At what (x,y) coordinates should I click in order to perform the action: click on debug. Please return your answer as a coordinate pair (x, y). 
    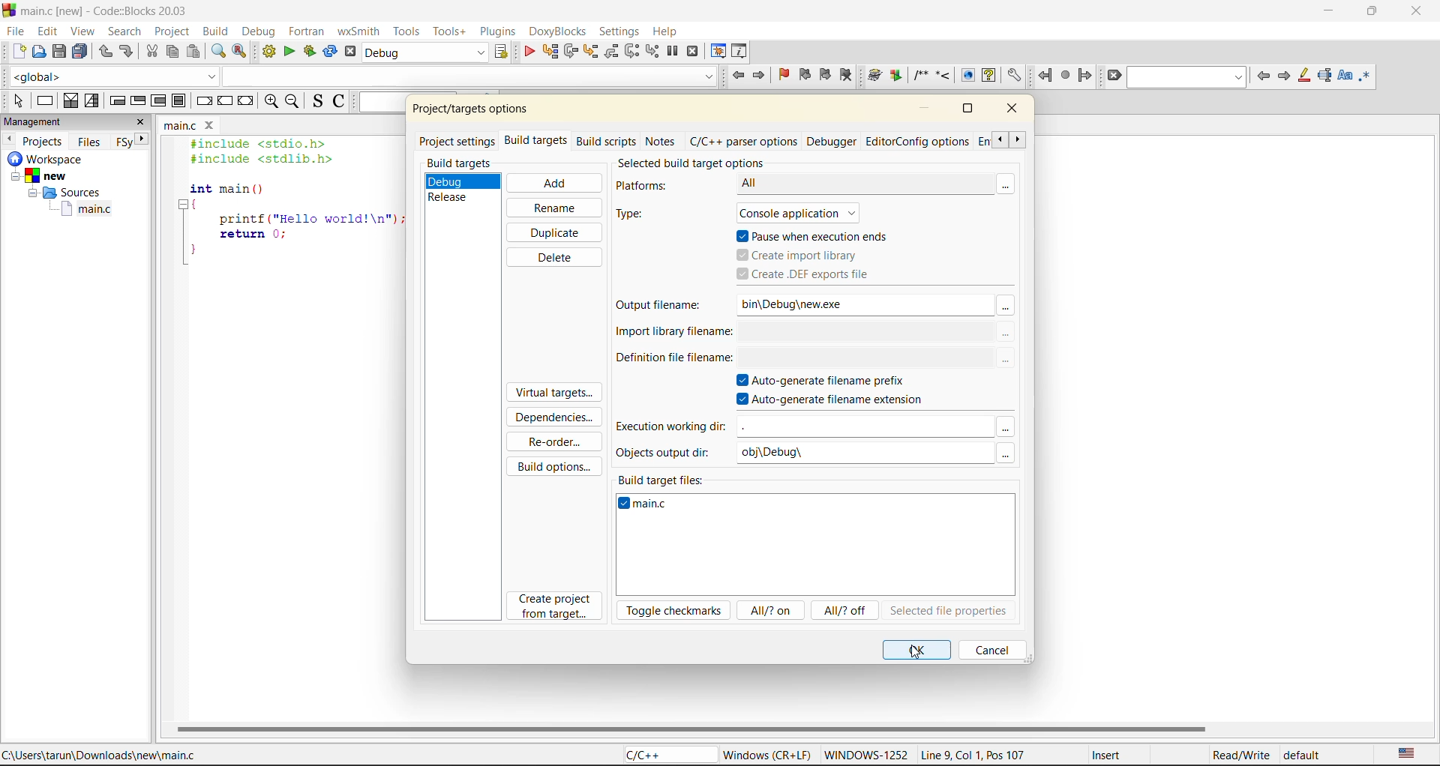
    Looking at the image, I should click on (527, 52).